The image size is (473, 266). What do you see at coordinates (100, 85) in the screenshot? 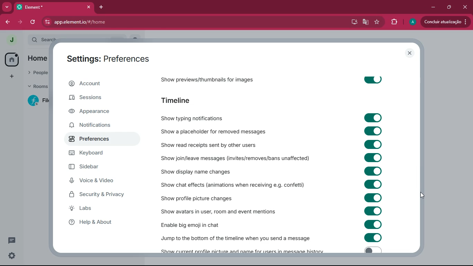
I see `account` at bounding box center [100, 85].